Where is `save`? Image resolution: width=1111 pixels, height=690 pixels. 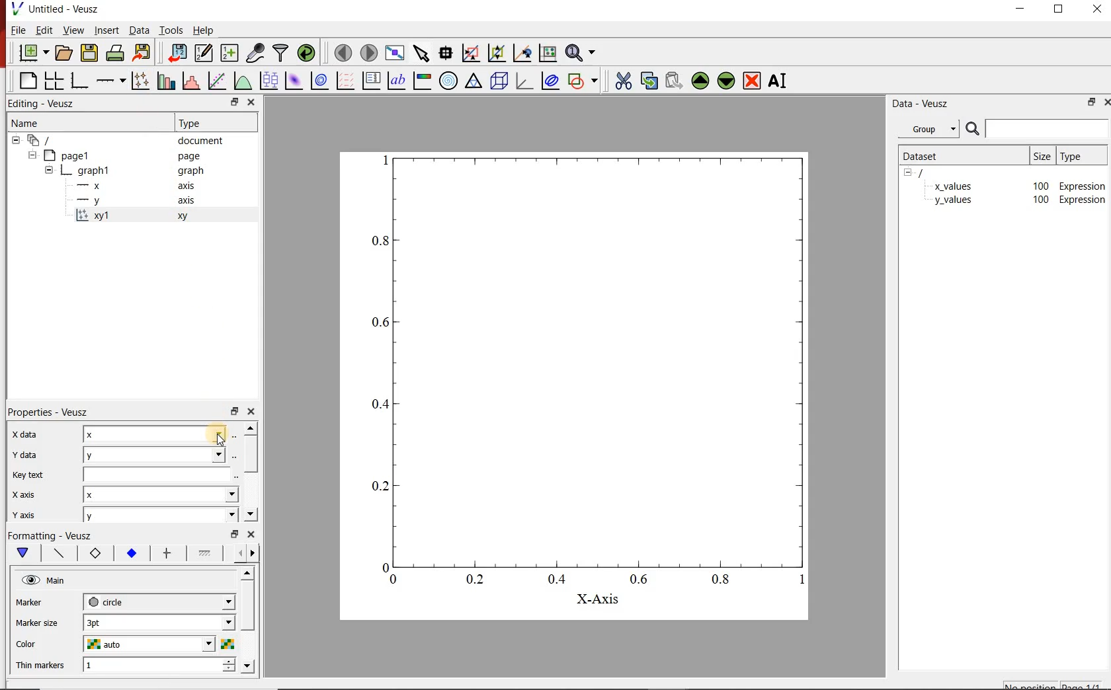
save is located at coordinates (90, 52).